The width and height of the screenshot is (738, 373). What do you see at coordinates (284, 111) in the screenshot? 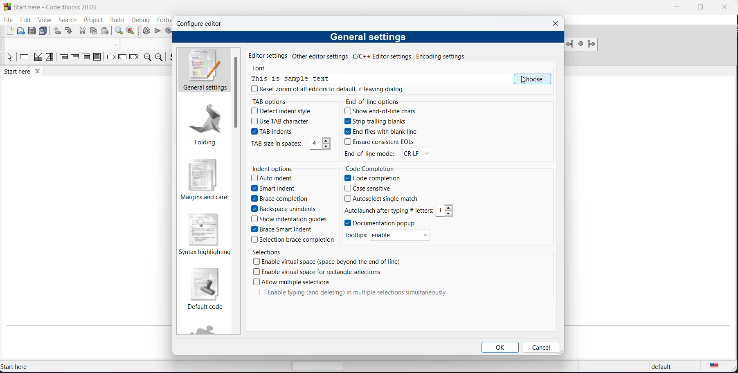
I see `detect indent style` at bounding box center [284, 111].